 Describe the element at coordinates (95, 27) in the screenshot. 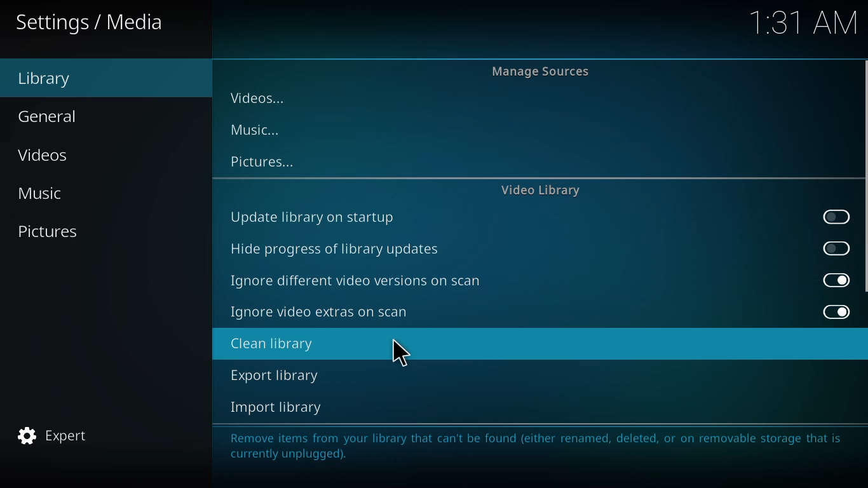

I see `Settings / Media` at that location.